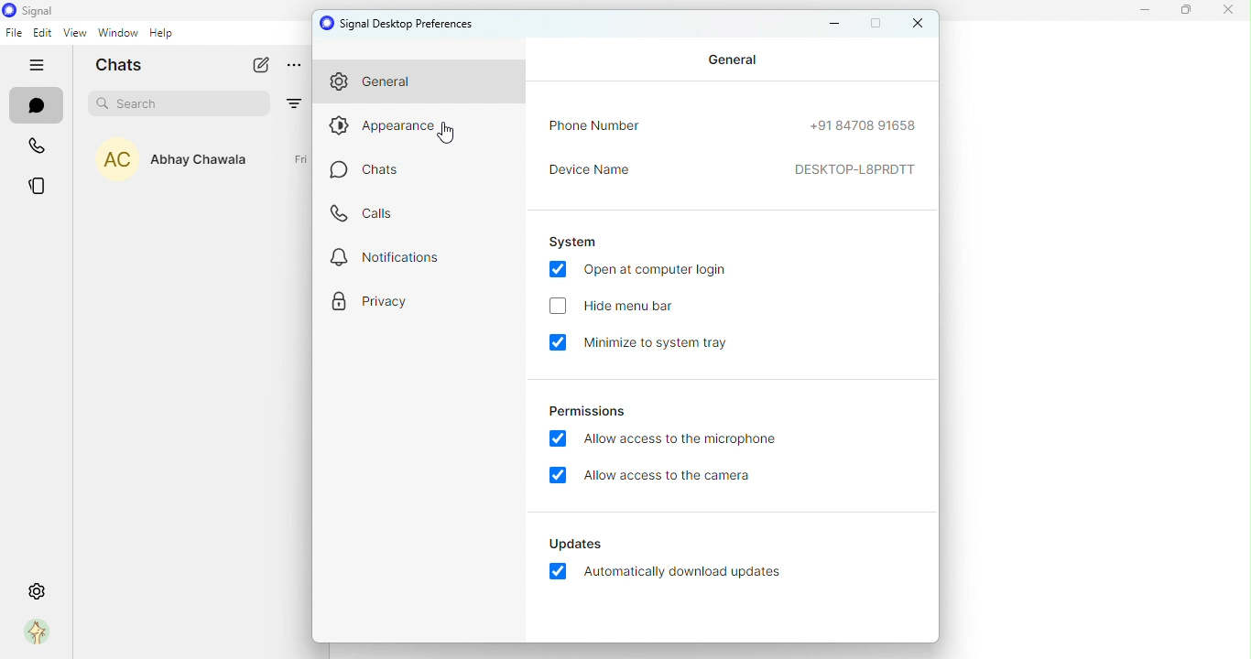  What do you see at coordinates (1232, 13) in the screenshot?
I see `close` at bounding box center [1232, 13].